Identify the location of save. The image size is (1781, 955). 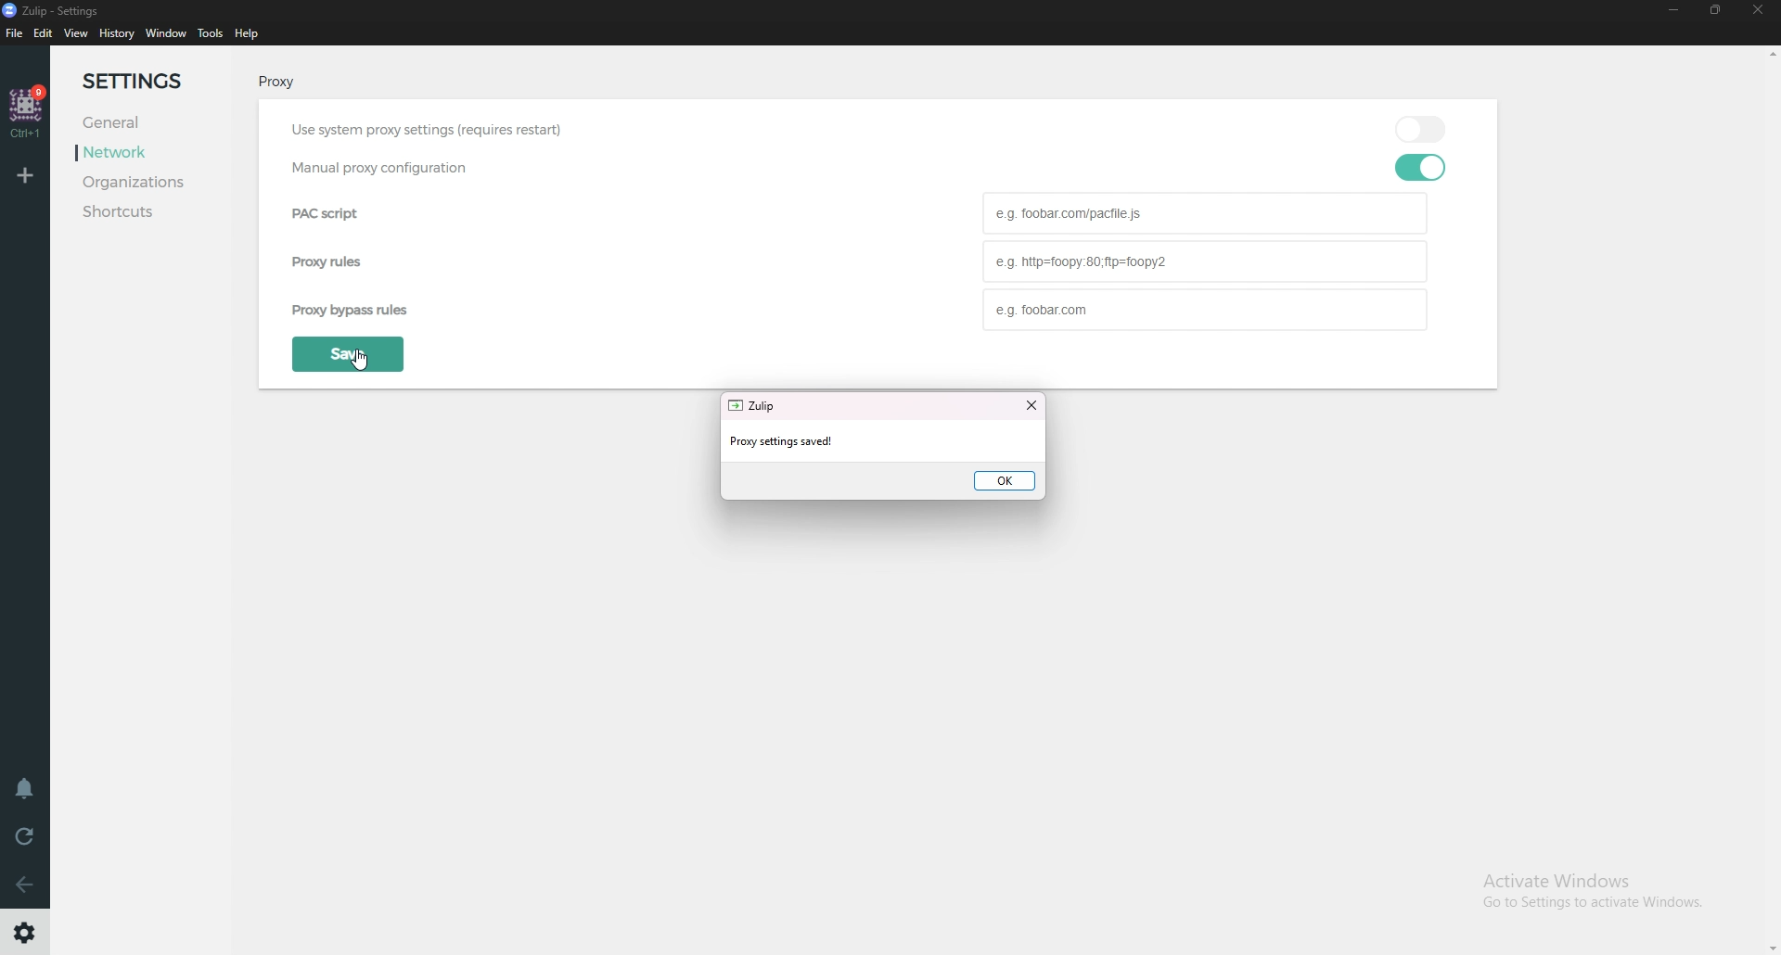
(346, 354).